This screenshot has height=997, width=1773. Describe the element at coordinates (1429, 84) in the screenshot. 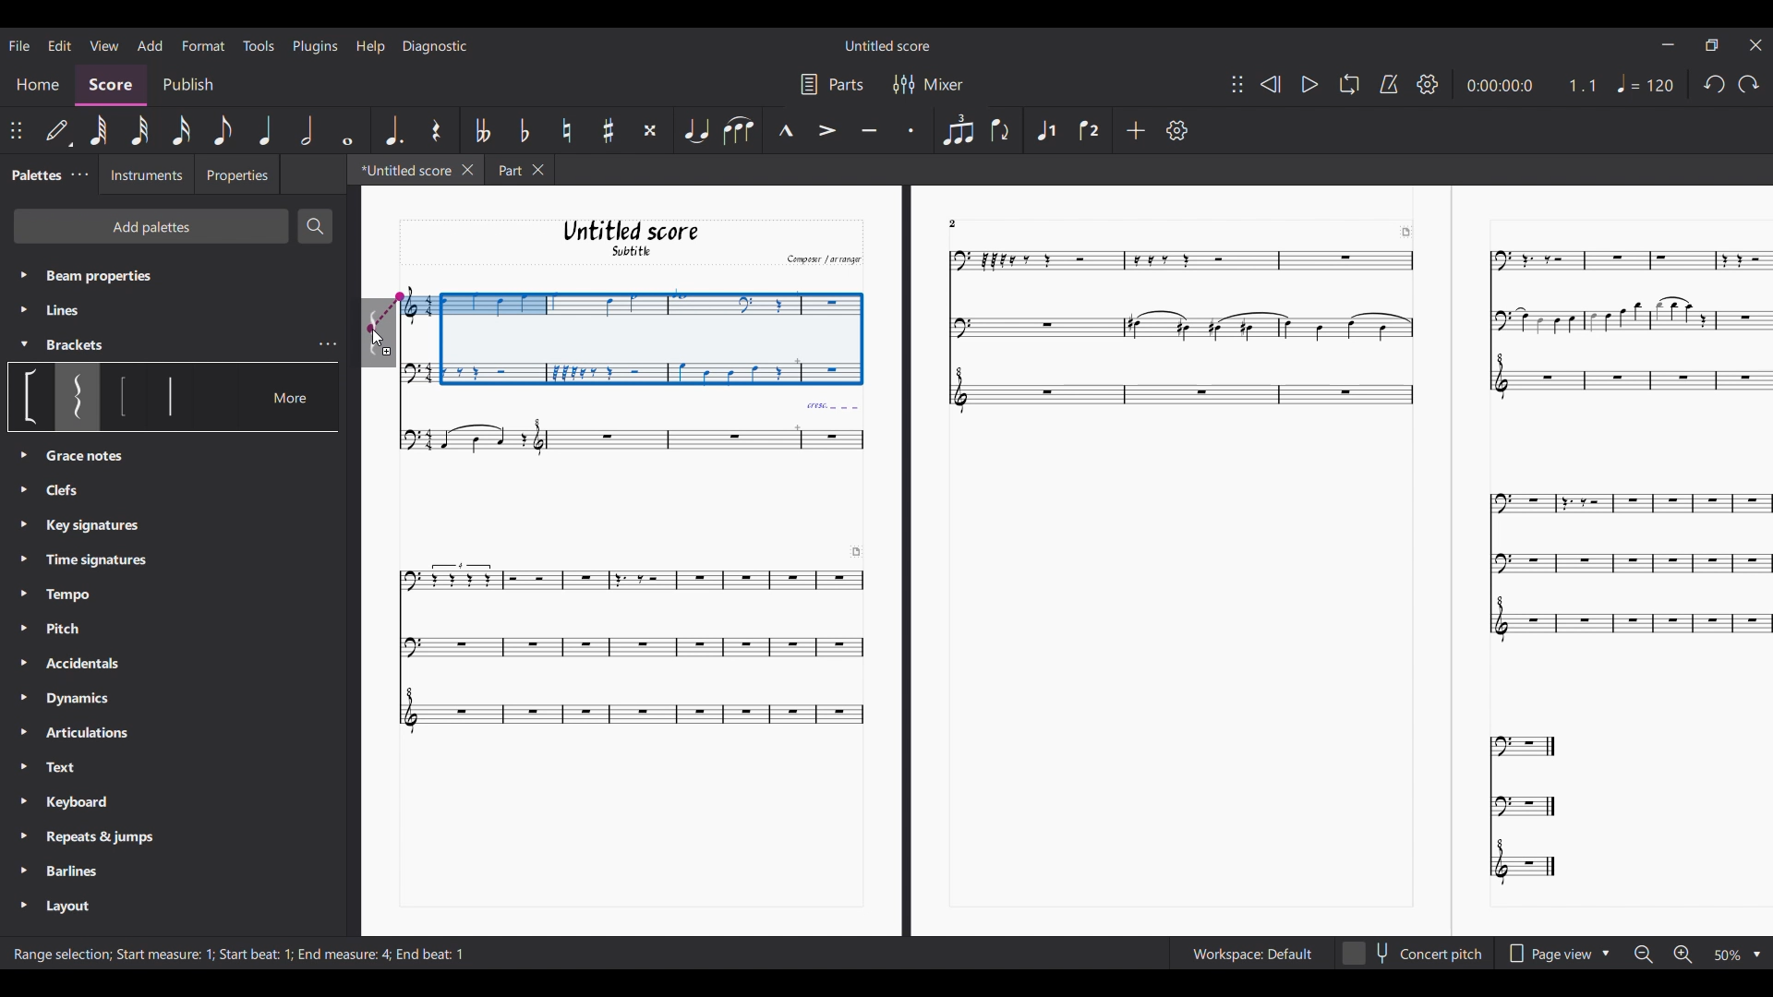

I see `Settings` at that location.